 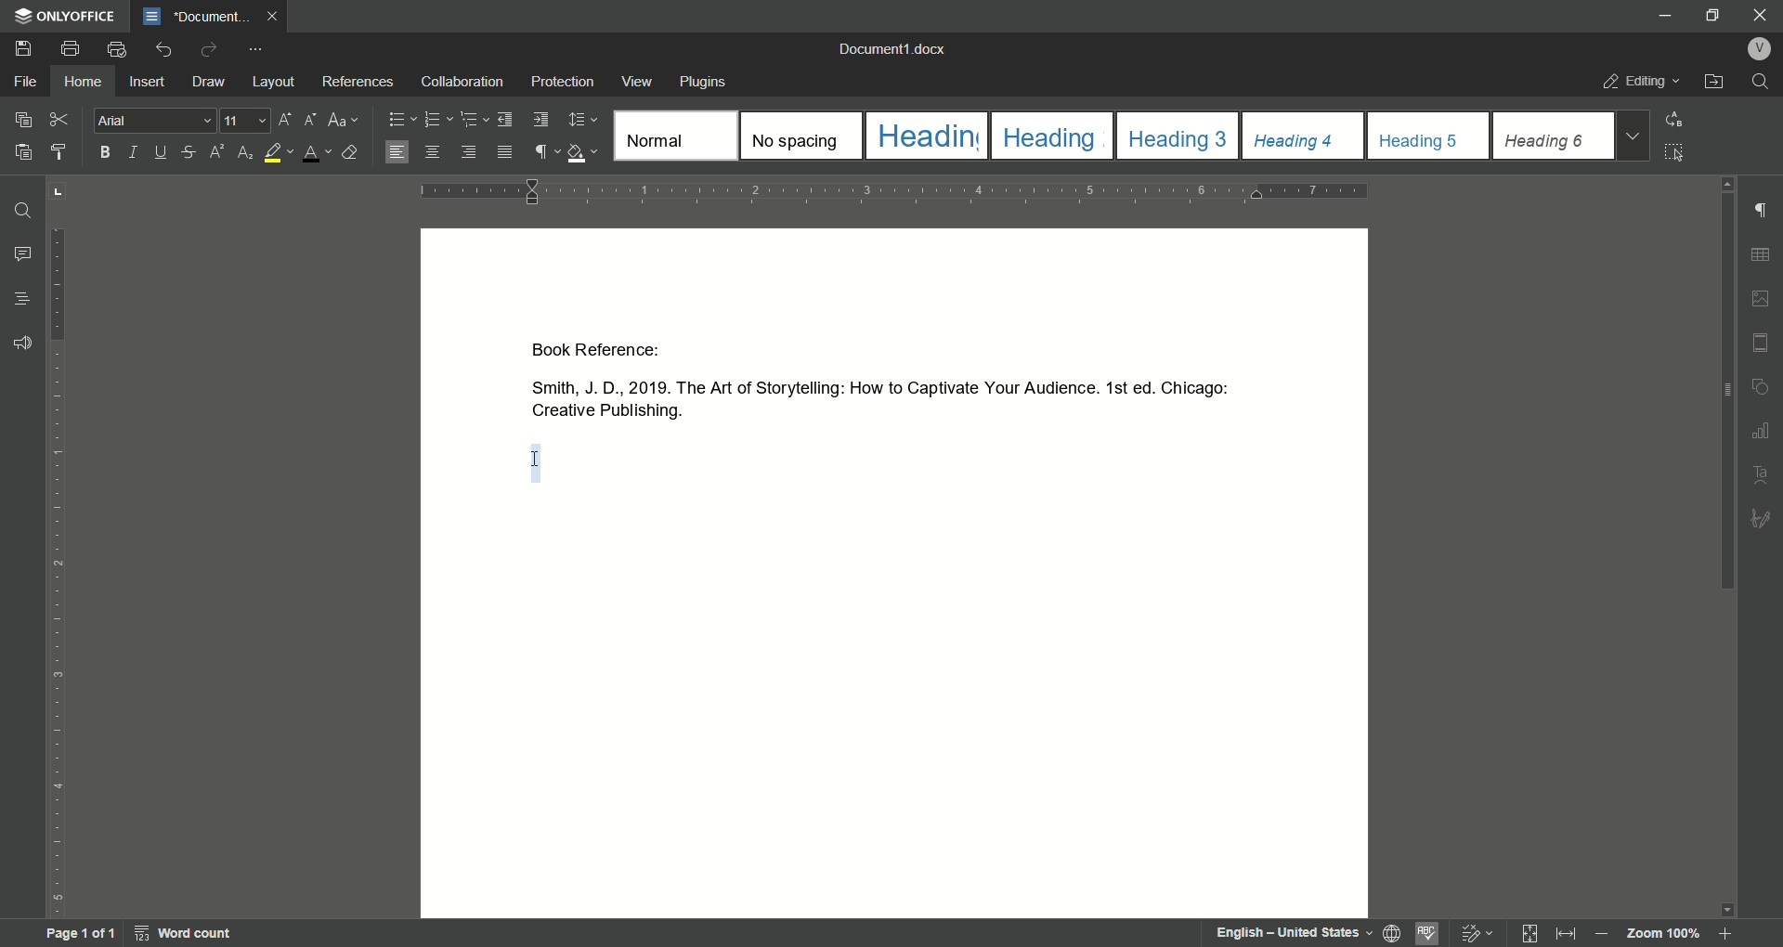 I want to click on quick print, so click(x=118, y=49).